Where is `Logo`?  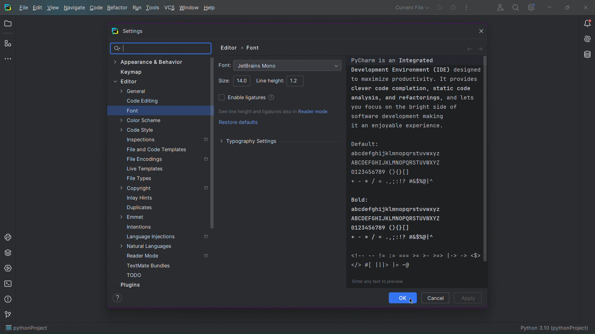 Logo is located at coordinates (8, 8).